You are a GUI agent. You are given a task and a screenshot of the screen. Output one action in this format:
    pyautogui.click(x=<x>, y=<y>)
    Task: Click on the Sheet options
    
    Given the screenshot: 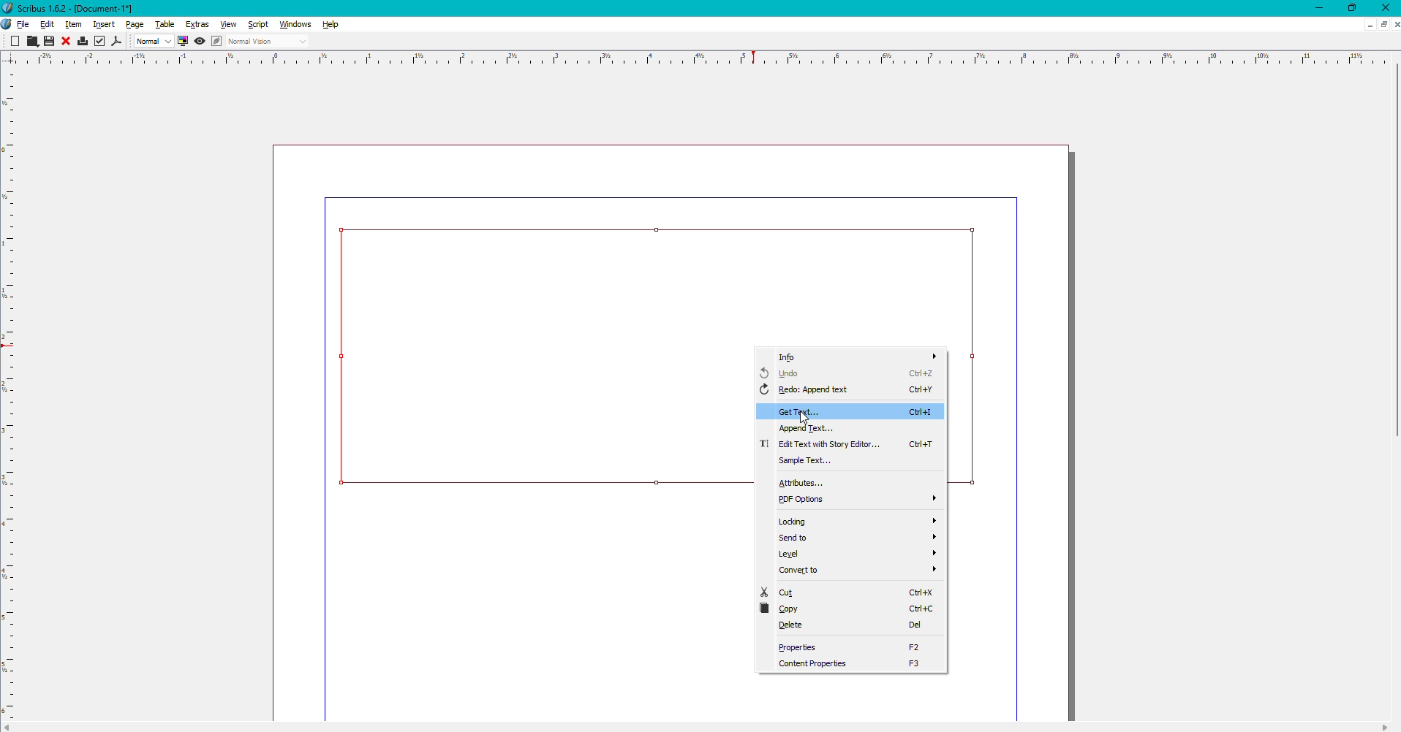 What is the action you would take?
    pyautogui.click(x=1374, y=23)
    